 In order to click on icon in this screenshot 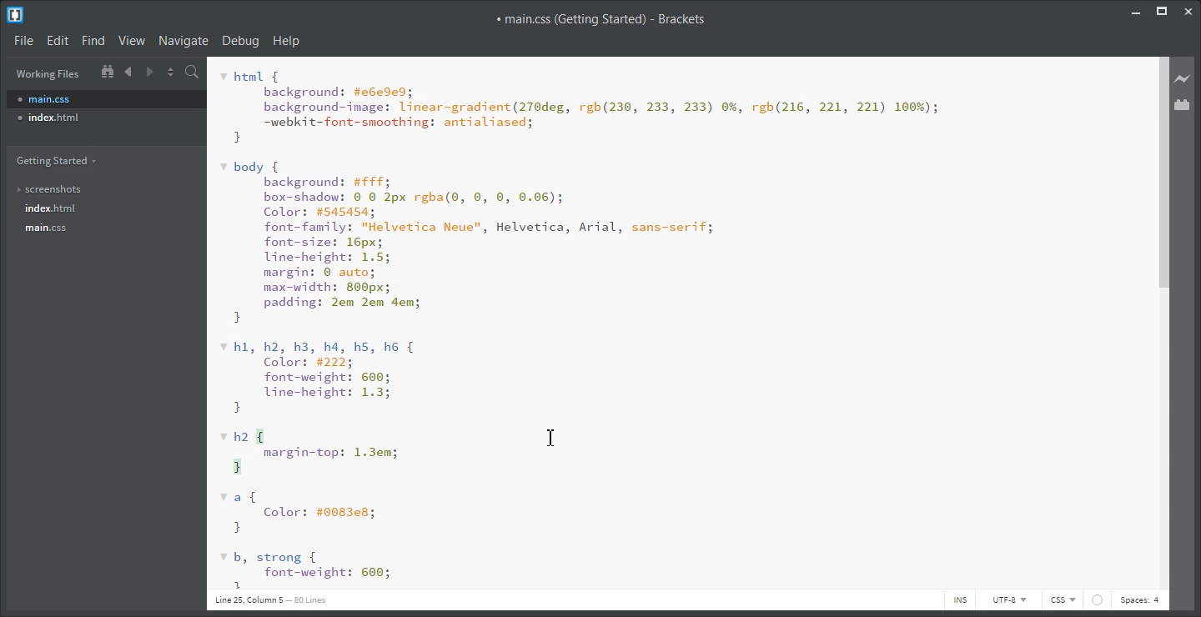, I will do `click(1097, 599)`.